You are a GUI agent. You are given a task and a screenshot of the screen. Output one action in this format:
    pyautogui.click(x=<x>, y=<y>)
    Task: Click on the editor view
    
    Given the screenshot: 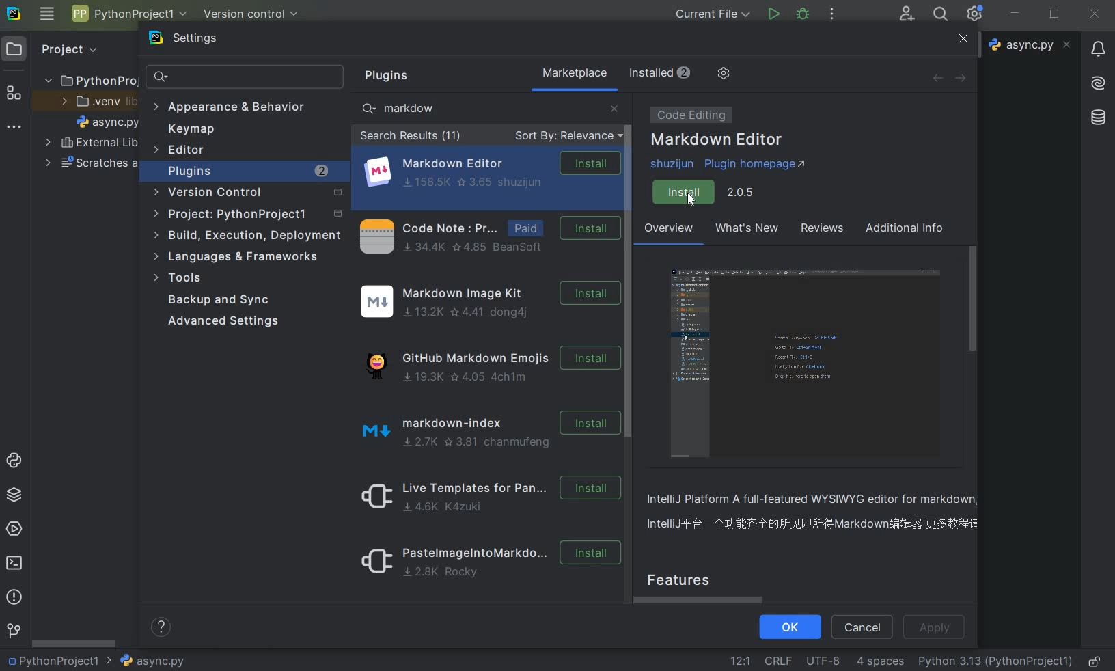 What is the action you would take?
    pyautogui.click(x=809, y=364)
    